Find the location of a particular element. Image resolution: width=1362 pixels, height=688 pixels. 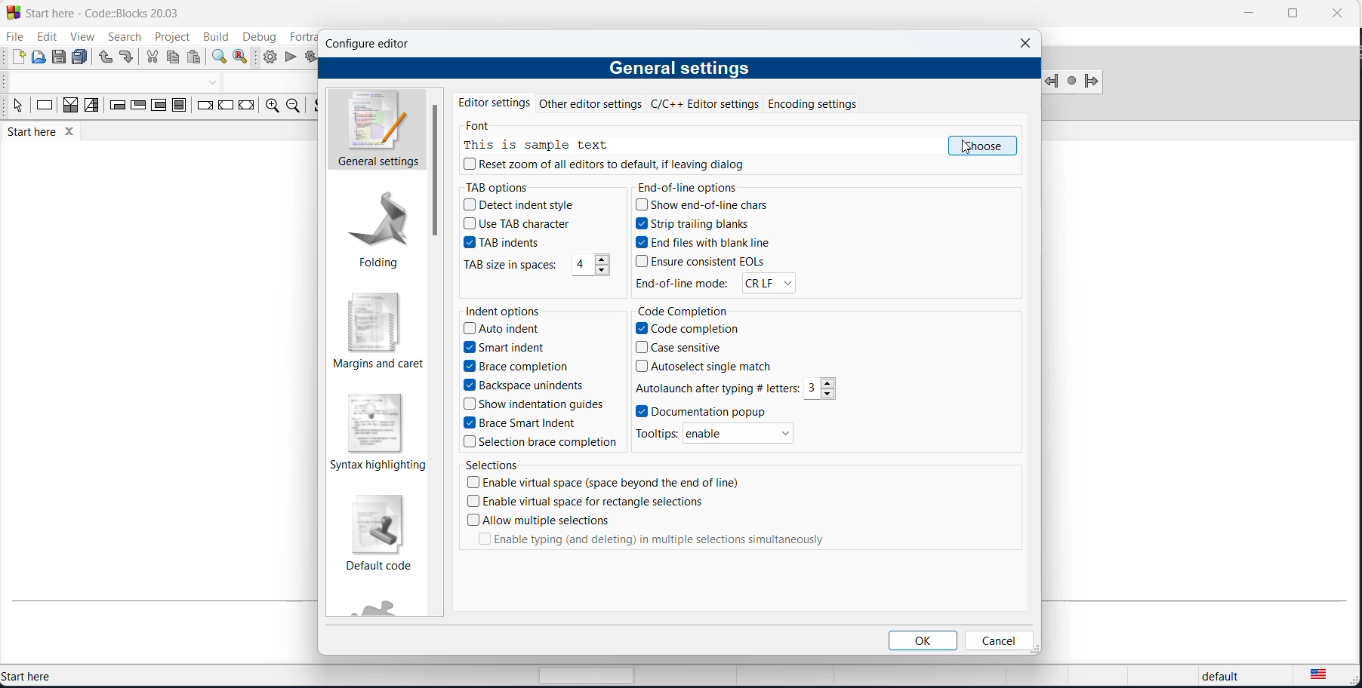

cursor is located at coordinates (966, 150).